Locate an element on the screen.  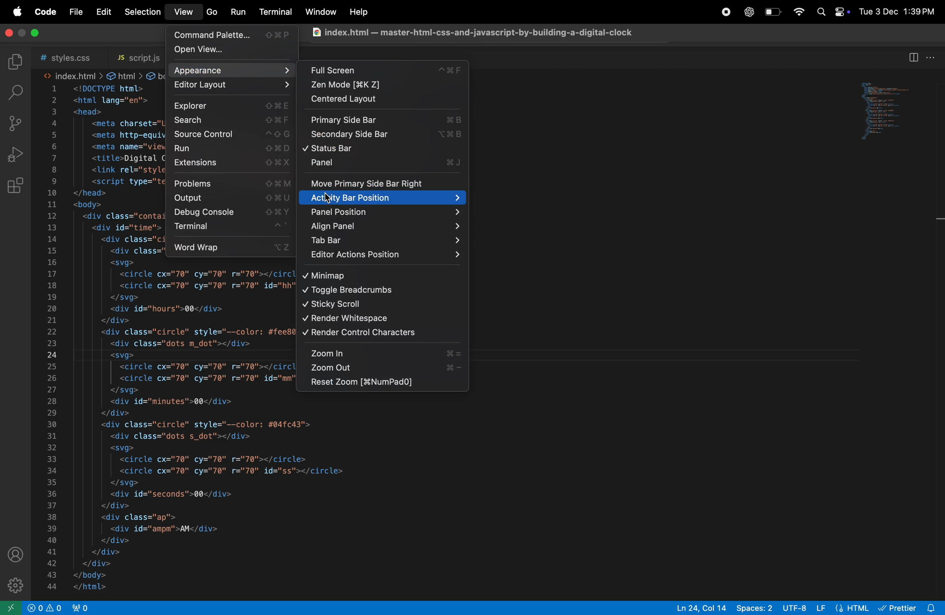
date and time is located at coordinates (899, 12).